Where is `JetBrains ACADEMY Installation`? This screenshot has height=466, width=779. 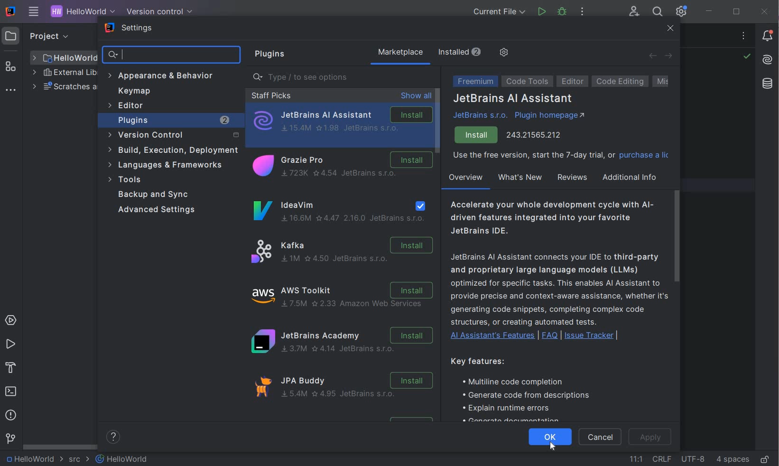 JetBrains ACADEMY Installation is located at coordinates (342, 344).